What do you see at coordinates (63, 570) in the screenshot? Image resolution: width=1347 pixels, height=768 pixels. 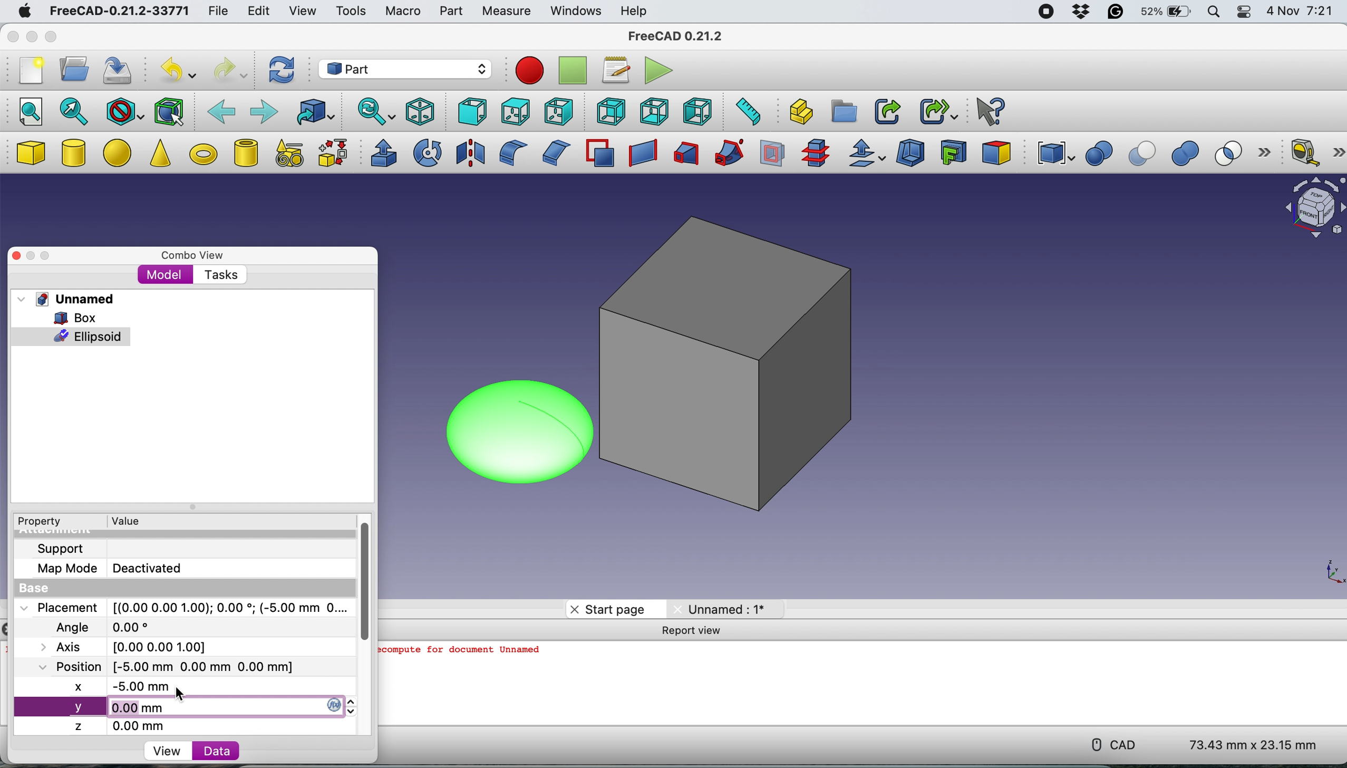 I see `map mode` at bounding box center [63, 570].